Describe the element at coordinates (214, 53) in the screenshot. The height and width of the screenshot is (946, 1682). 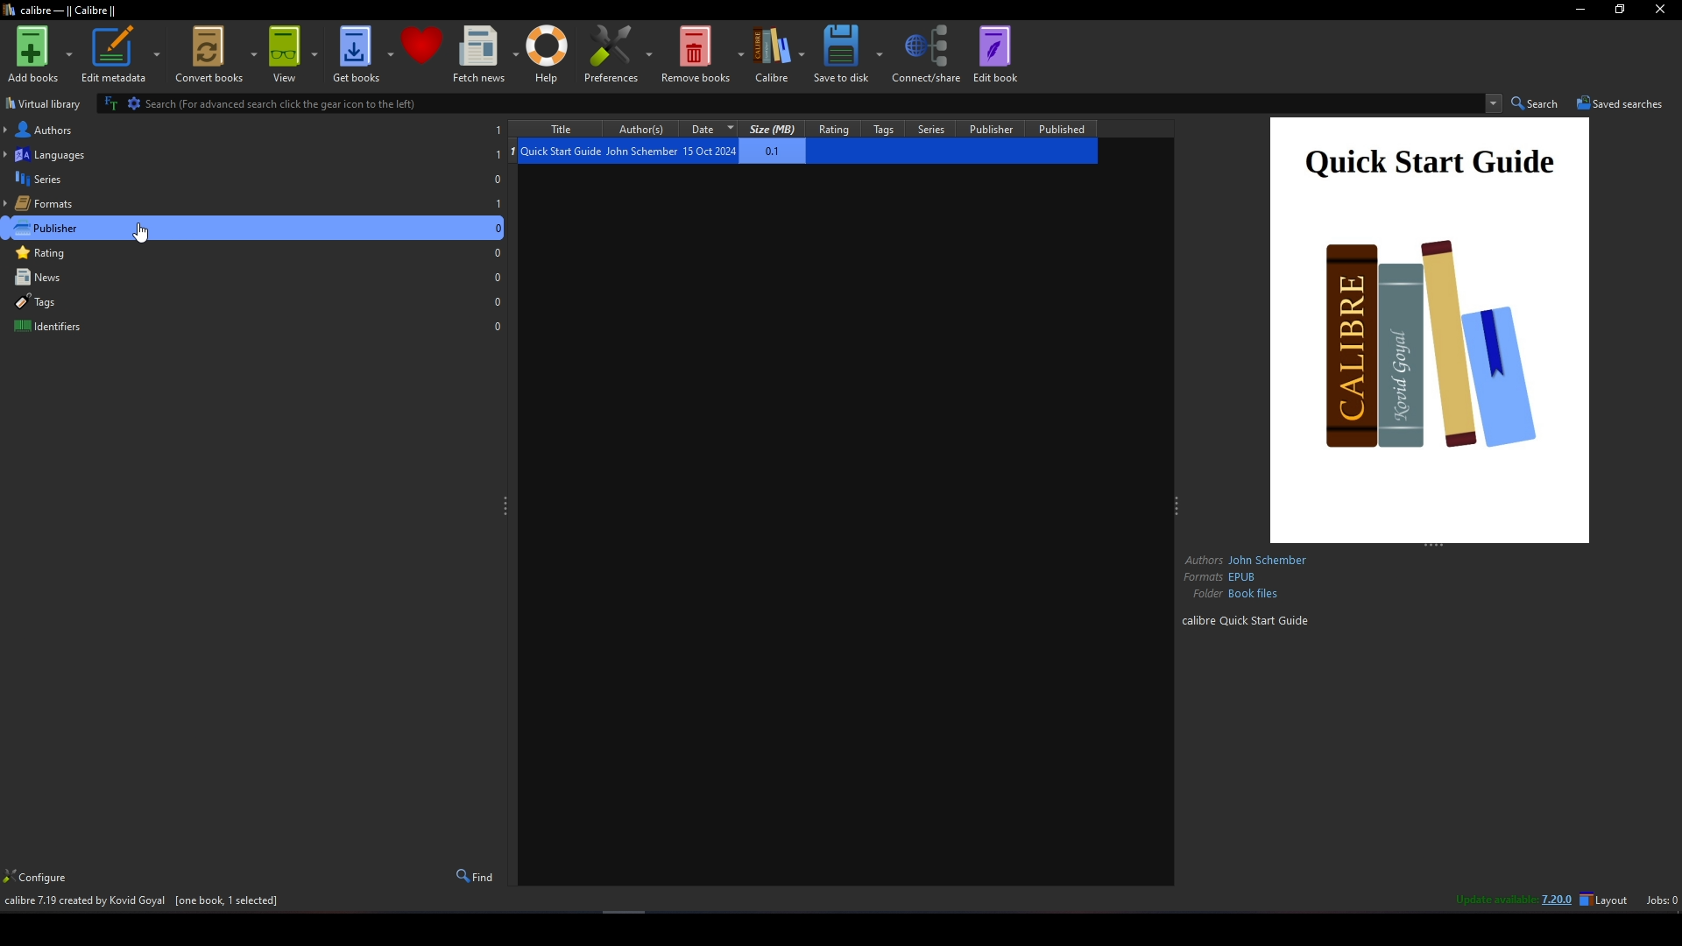
I see `Convert bookss` at that location.